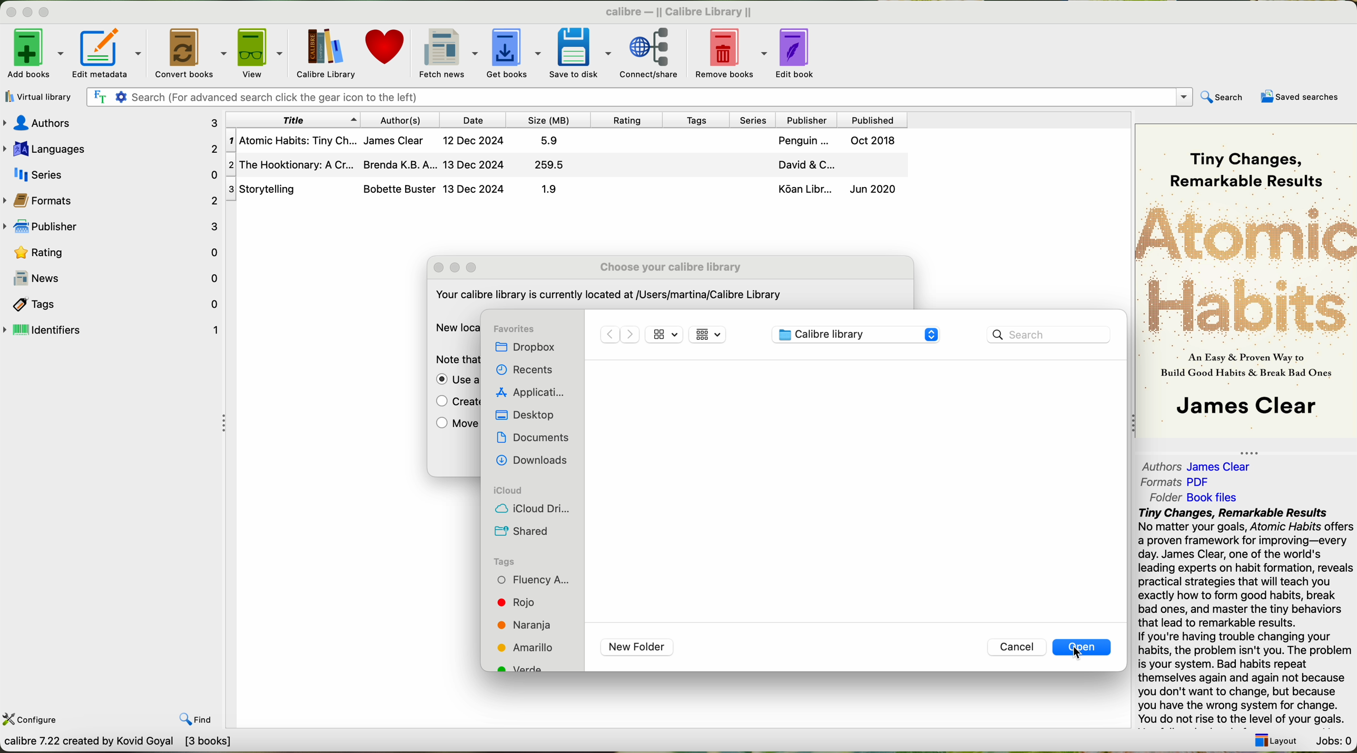 The width and height of the screenshot is (1357, 753). What do you see at coordinates (701, 120) in the screenshot?
I see `tags` at bounding box center [701, 120].